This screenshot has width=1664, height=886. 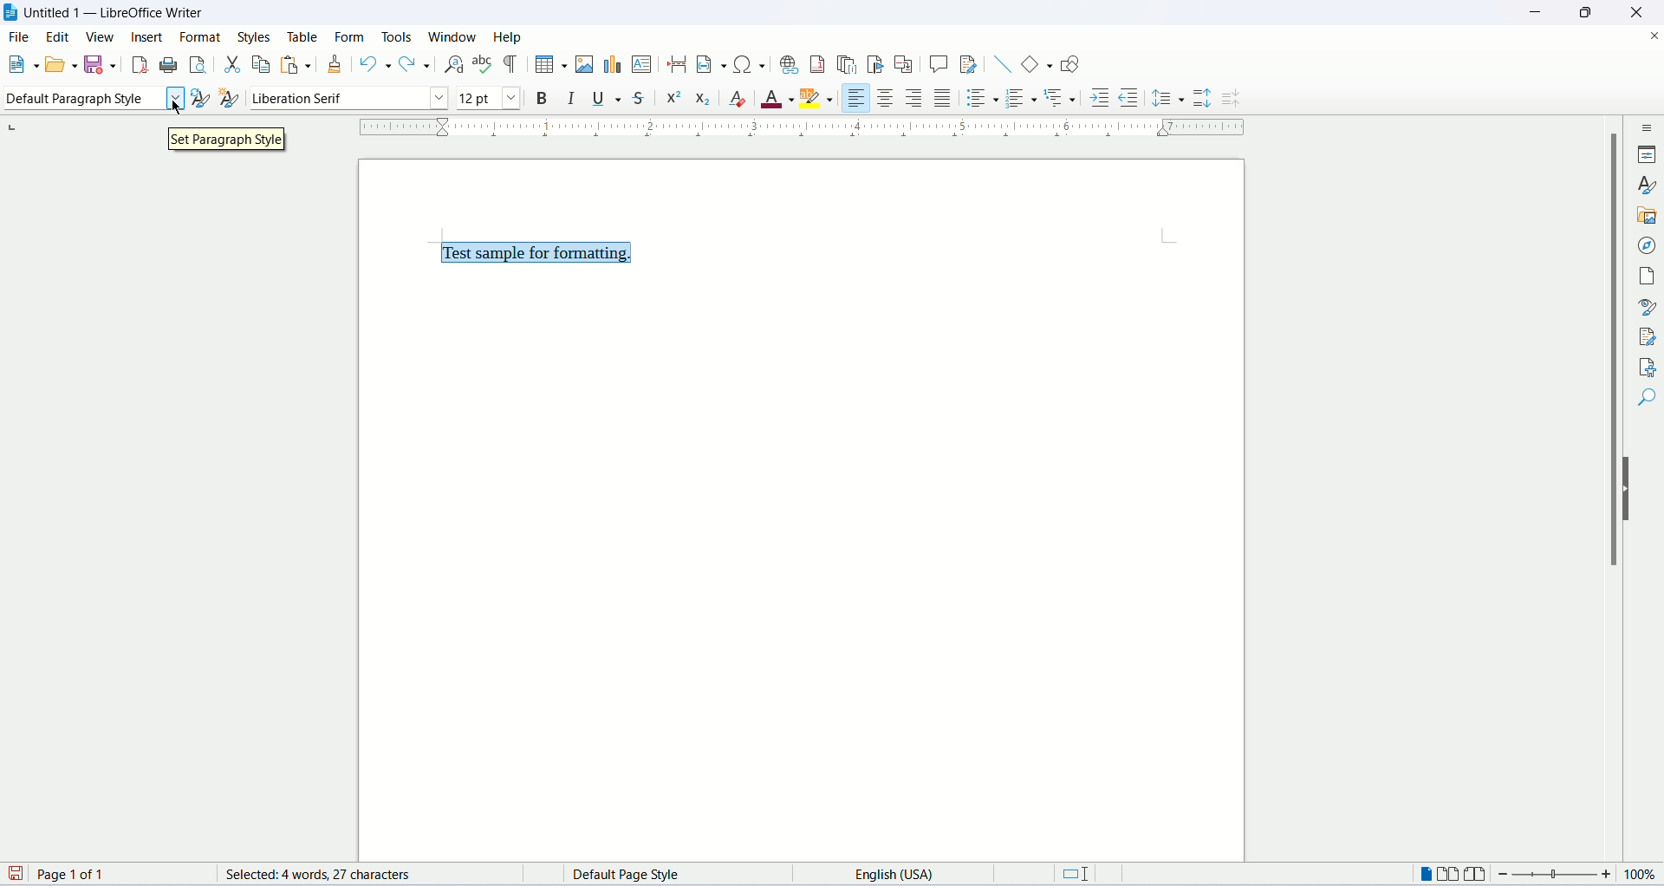 I want to click on insert image, so click(x=583, y=64).